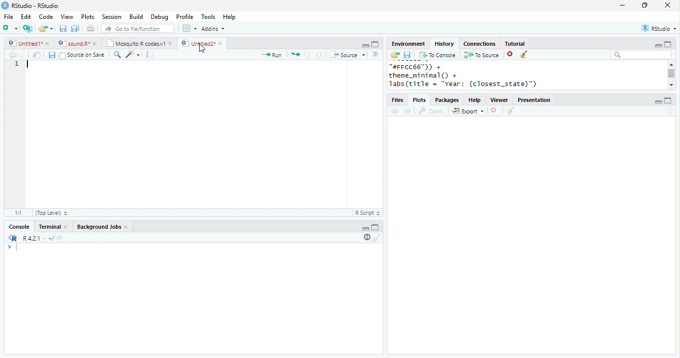 Image resolution: width=680 pixels, height=358 pixels. What do you see at coordinates (467, 110) in the screenshot?
I see `Export` at bounding box center [467, 110].